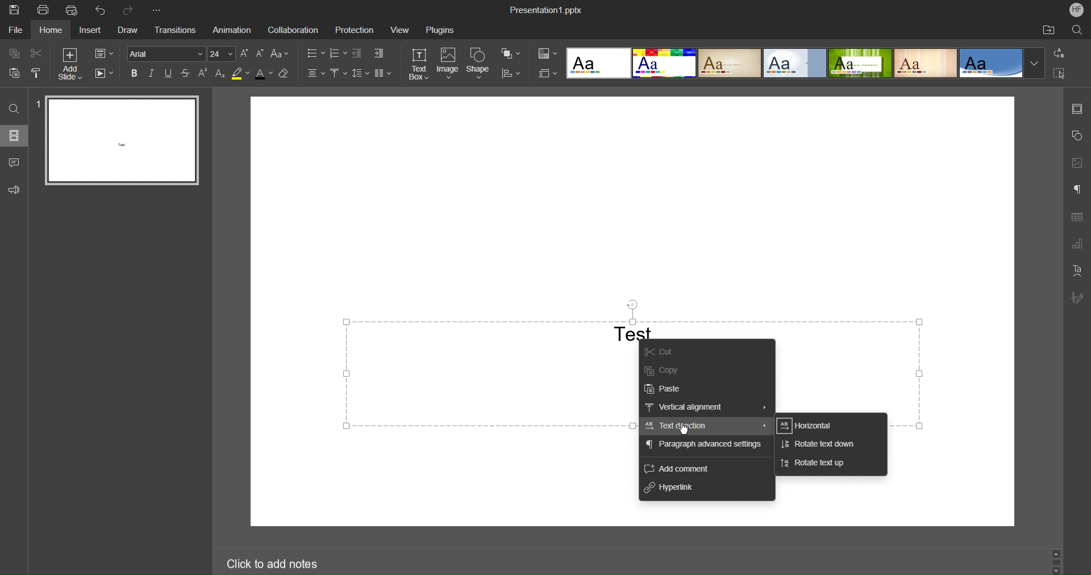 Image resolution: width=1091 pixels, height=575 pixels. I want to click on Rotate text up, so click(813, 464).